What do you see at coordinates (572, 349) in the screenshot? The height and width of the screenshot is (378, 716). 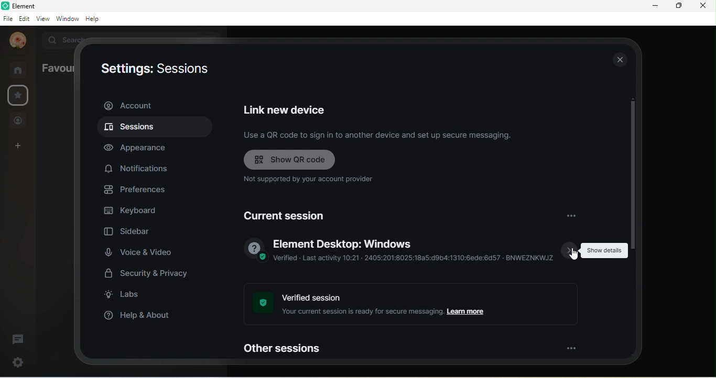 I see `option` at bounding box center [572, 349].